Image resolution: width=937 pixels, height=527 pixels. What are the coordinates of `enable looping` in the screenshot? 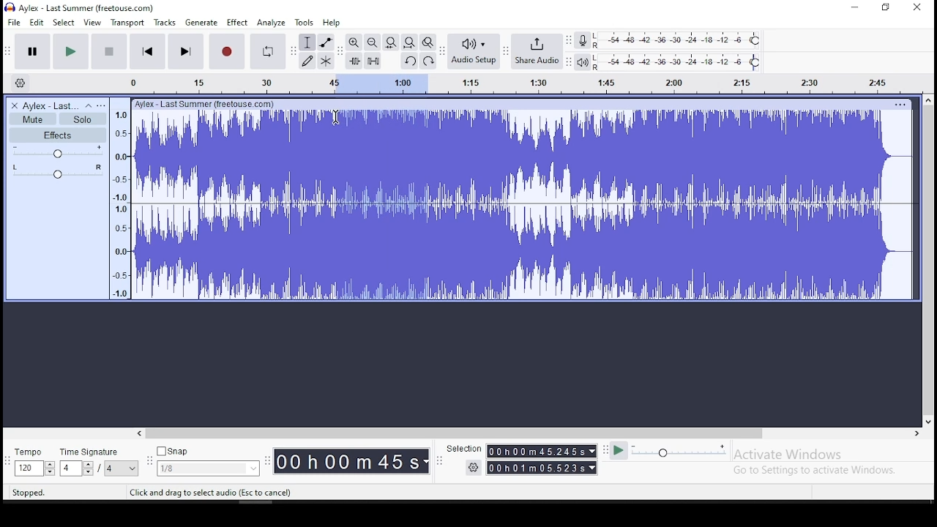 It's located at (268, 51).